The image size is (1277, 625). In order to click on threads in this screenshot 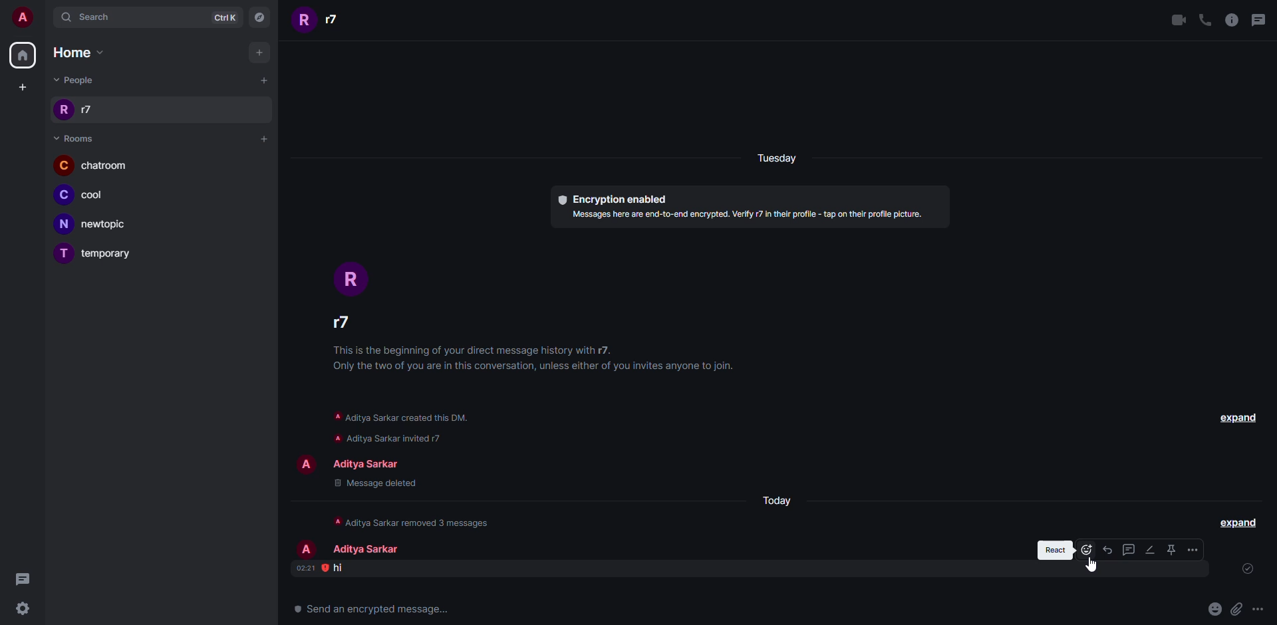, I will do `click(1262, 19)`.